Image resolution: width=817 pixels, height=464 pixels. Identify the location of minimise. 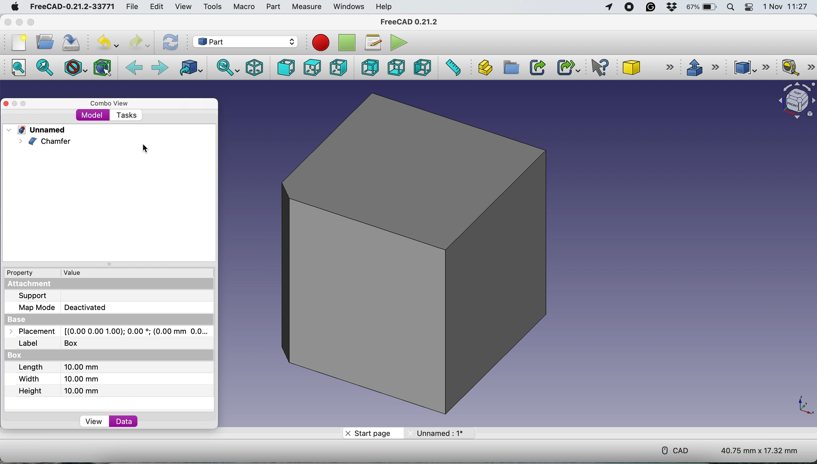
(19, 22).